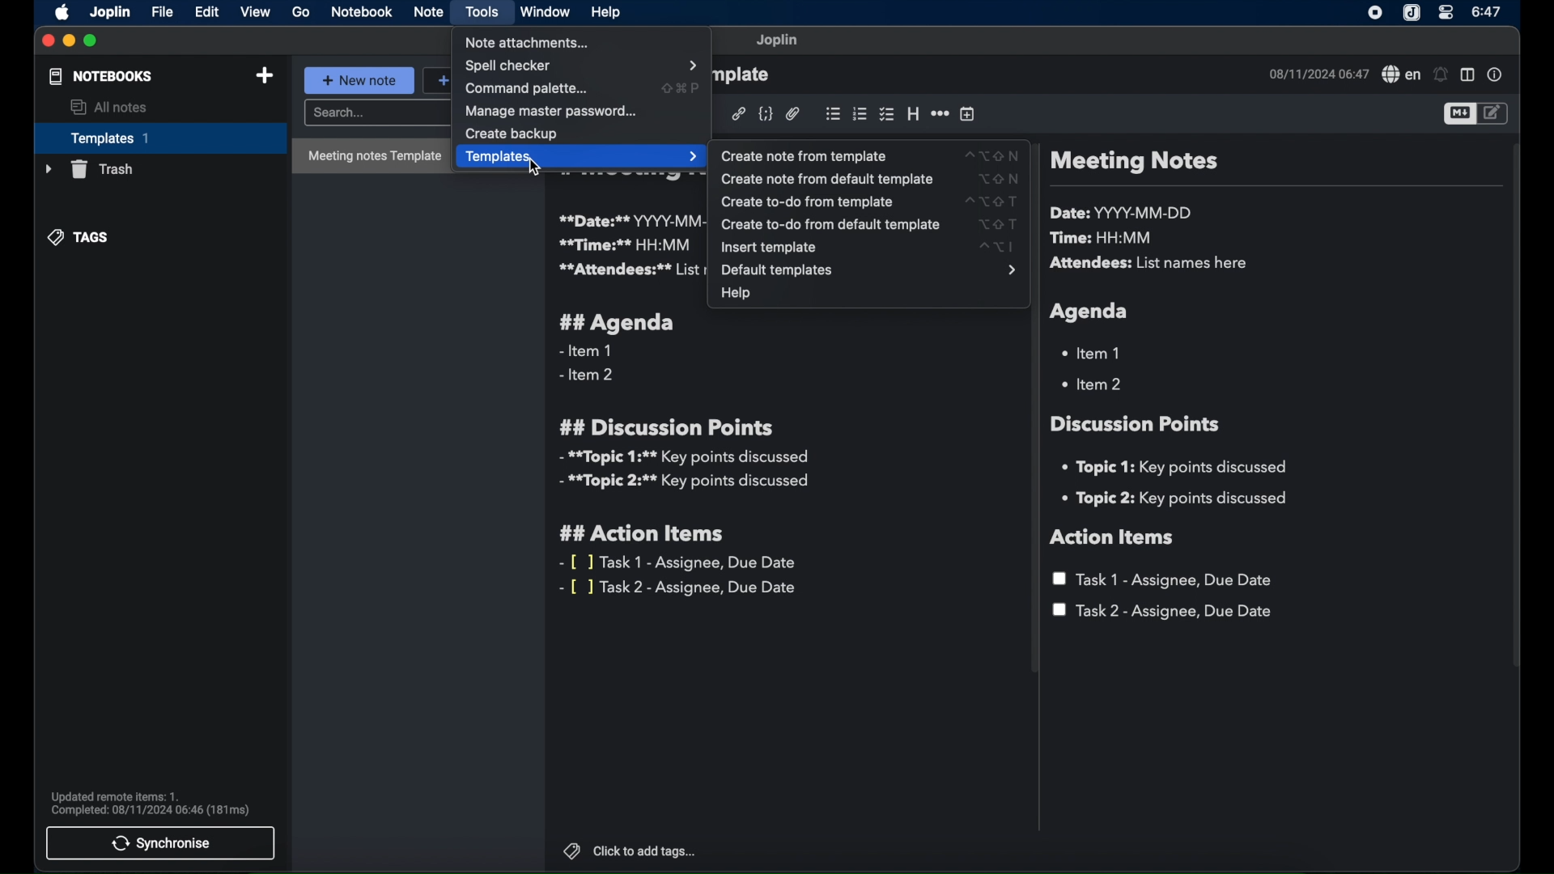  Describe the element at coordinates (738, 113) in the screenshot. I see `hyperlink` at that location.